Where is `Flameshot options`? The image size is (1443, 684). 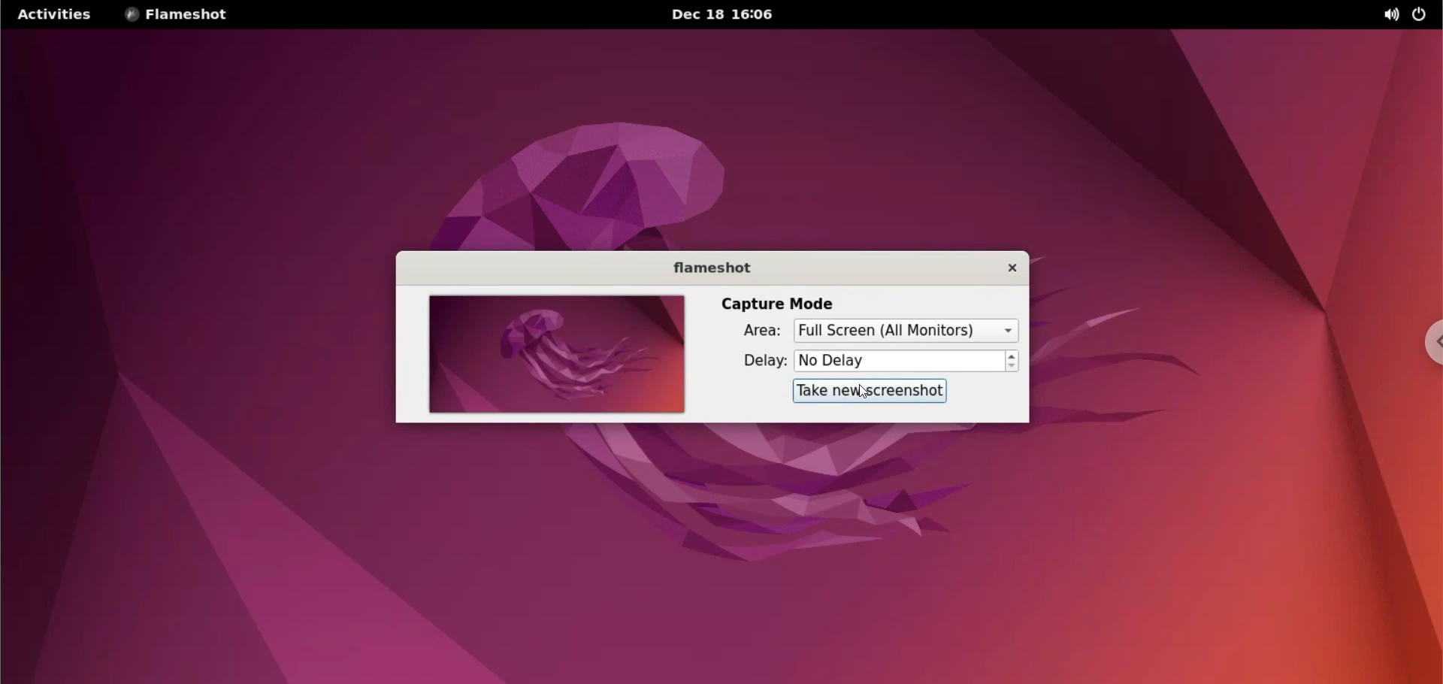
Flameshot options is located at coordinates (181, 15).